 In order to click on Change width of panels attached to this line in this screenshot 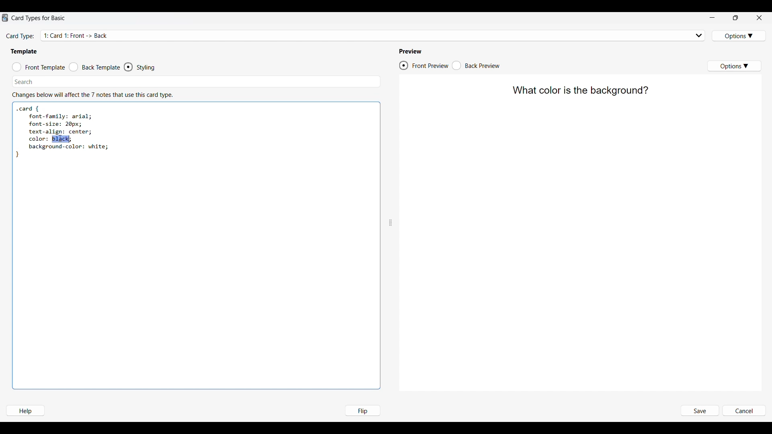, I will do `click(390, 203)`.